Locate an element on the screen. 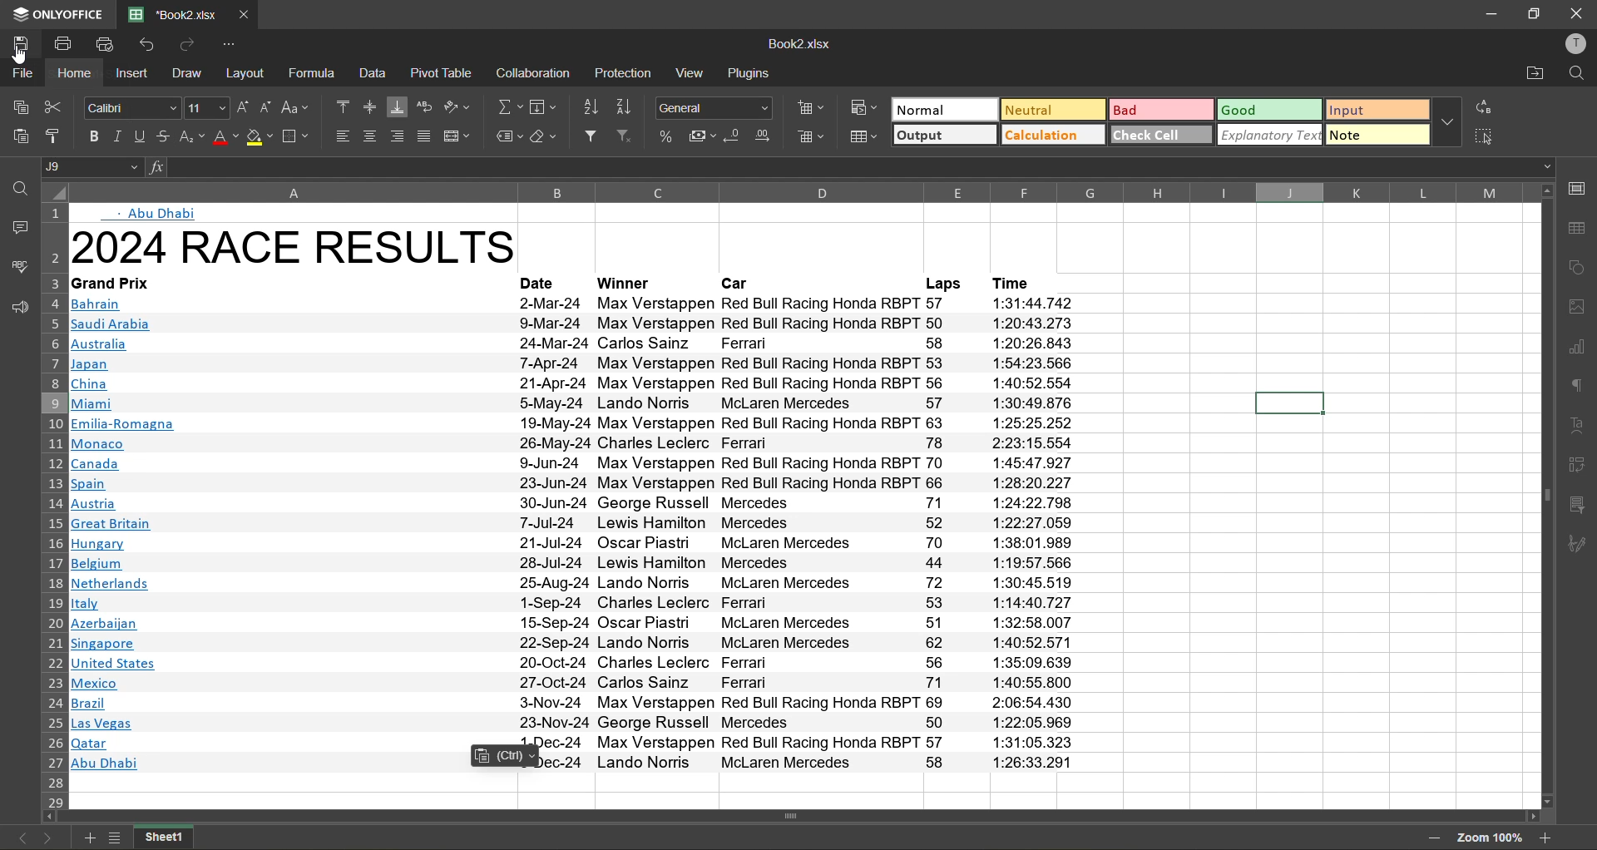 The width and height of the screenshot is (1597, 850). pivot table is located at coordinates (445, 73).